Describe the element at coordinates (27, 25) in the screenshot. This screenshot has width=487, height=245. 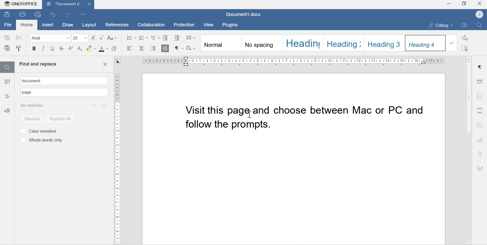
I see `Homd` at that location.